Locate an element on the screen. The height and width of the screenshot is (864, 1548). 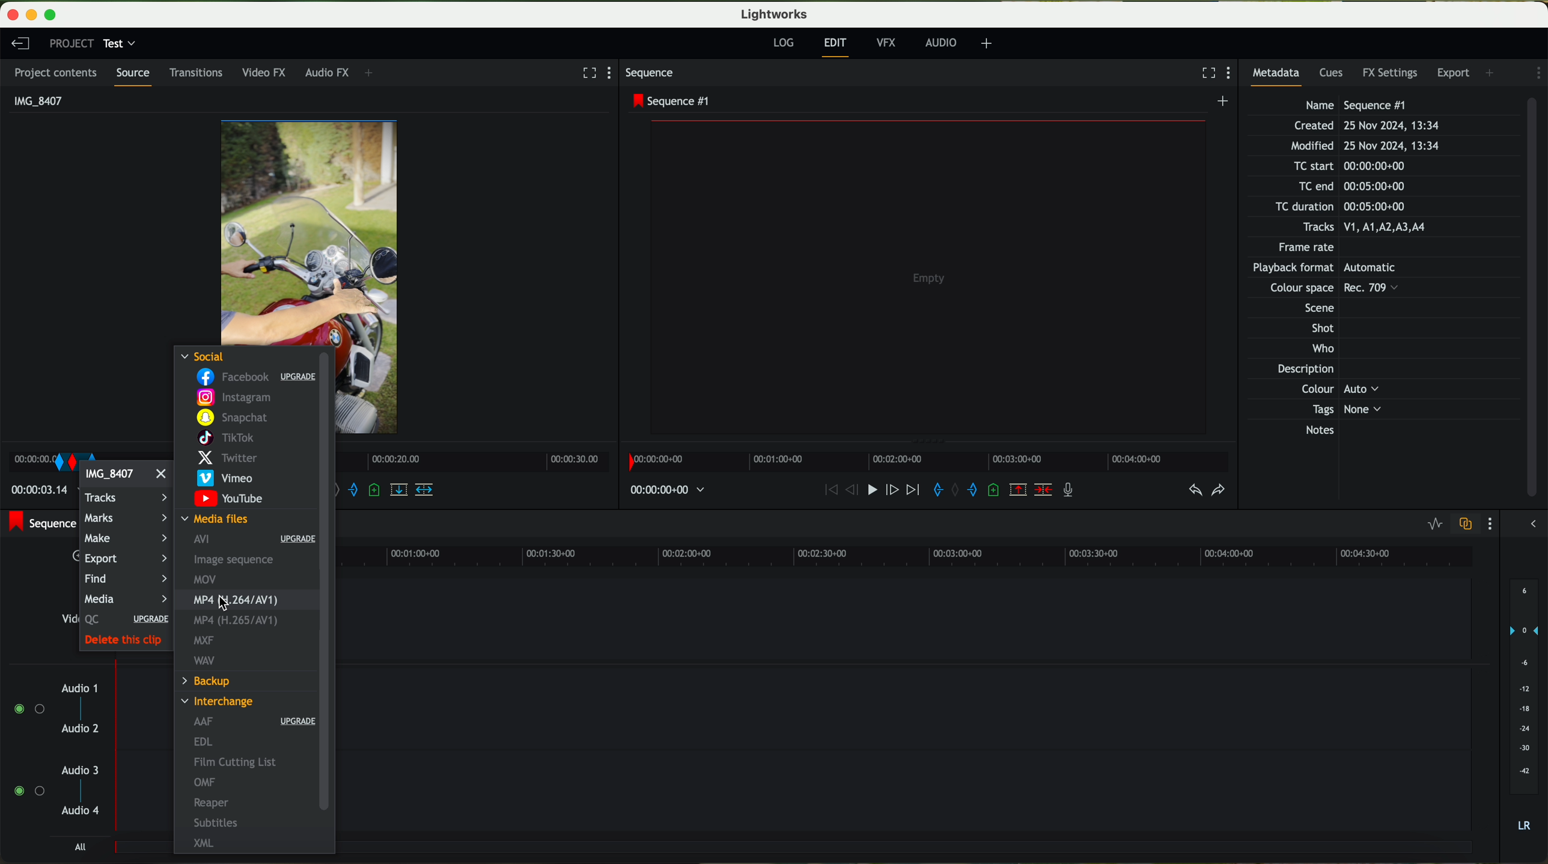
marks is located at coordinates (127, 517).